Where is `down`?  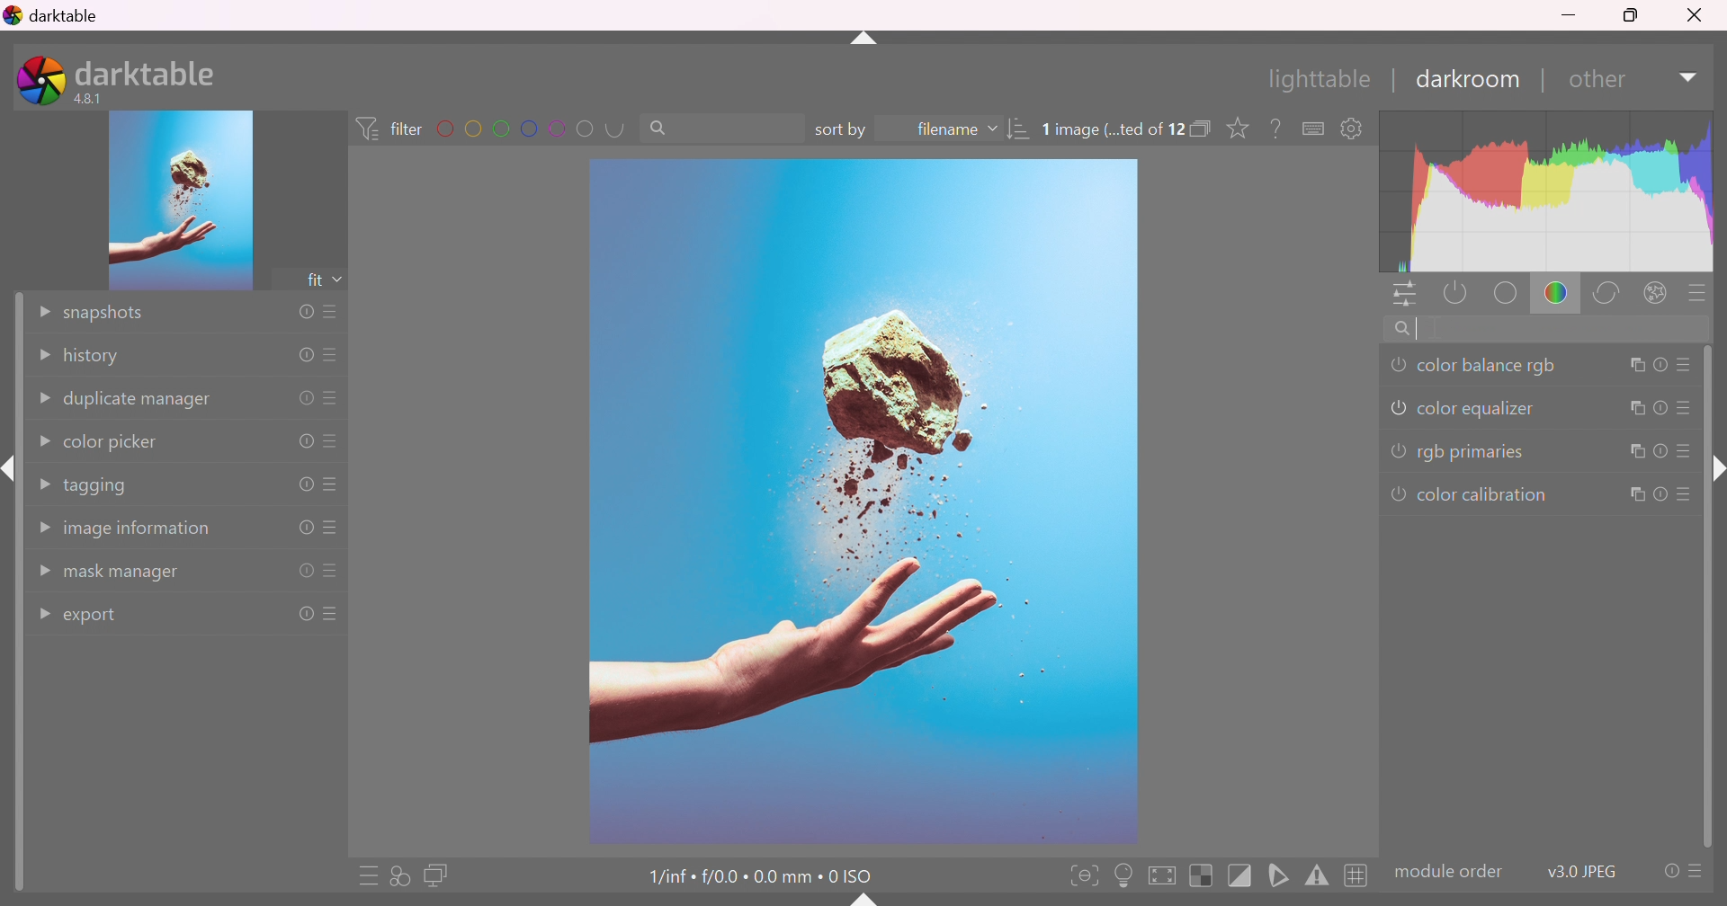 down is located at coordinates (1596, 79).